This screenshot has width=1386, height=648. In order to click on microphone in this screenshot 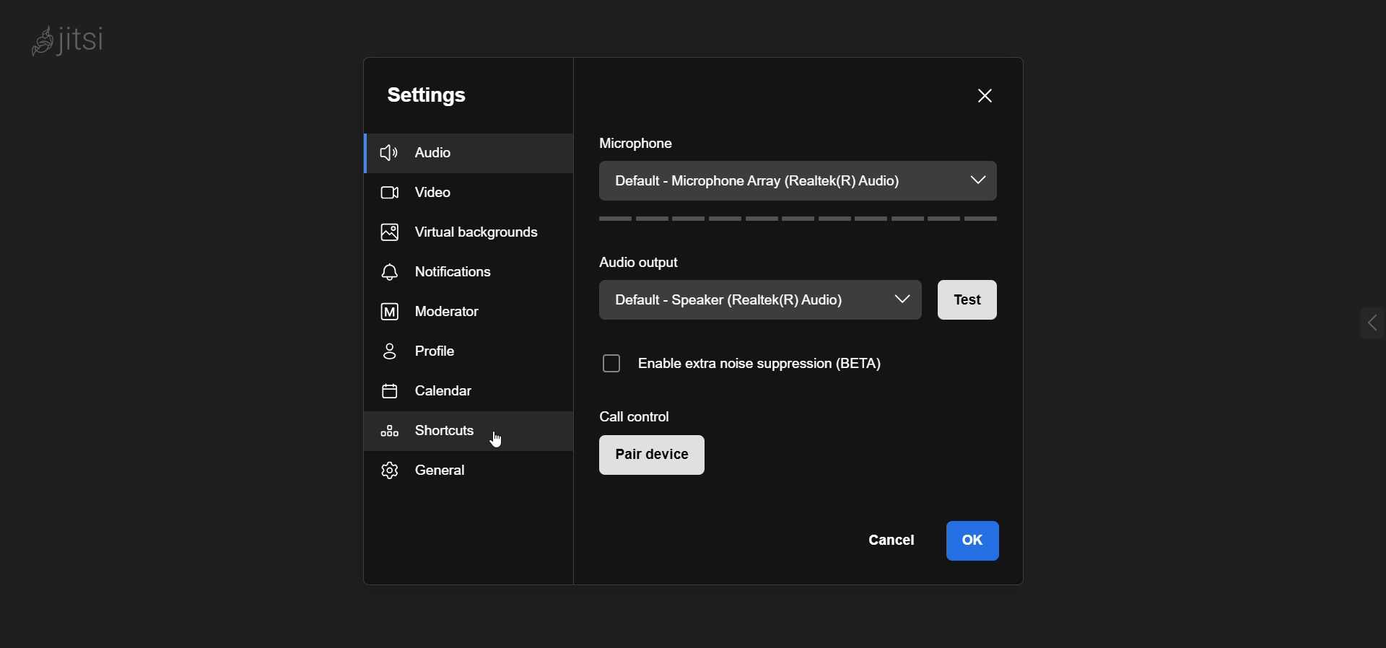, I will do `click(637, 144)`.